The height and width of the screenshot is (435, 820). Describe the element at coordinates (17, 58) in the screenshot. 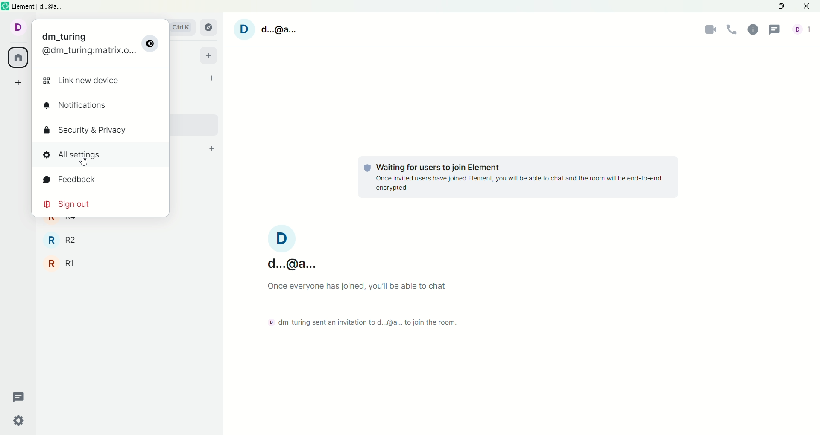

I see `all room` at that location.